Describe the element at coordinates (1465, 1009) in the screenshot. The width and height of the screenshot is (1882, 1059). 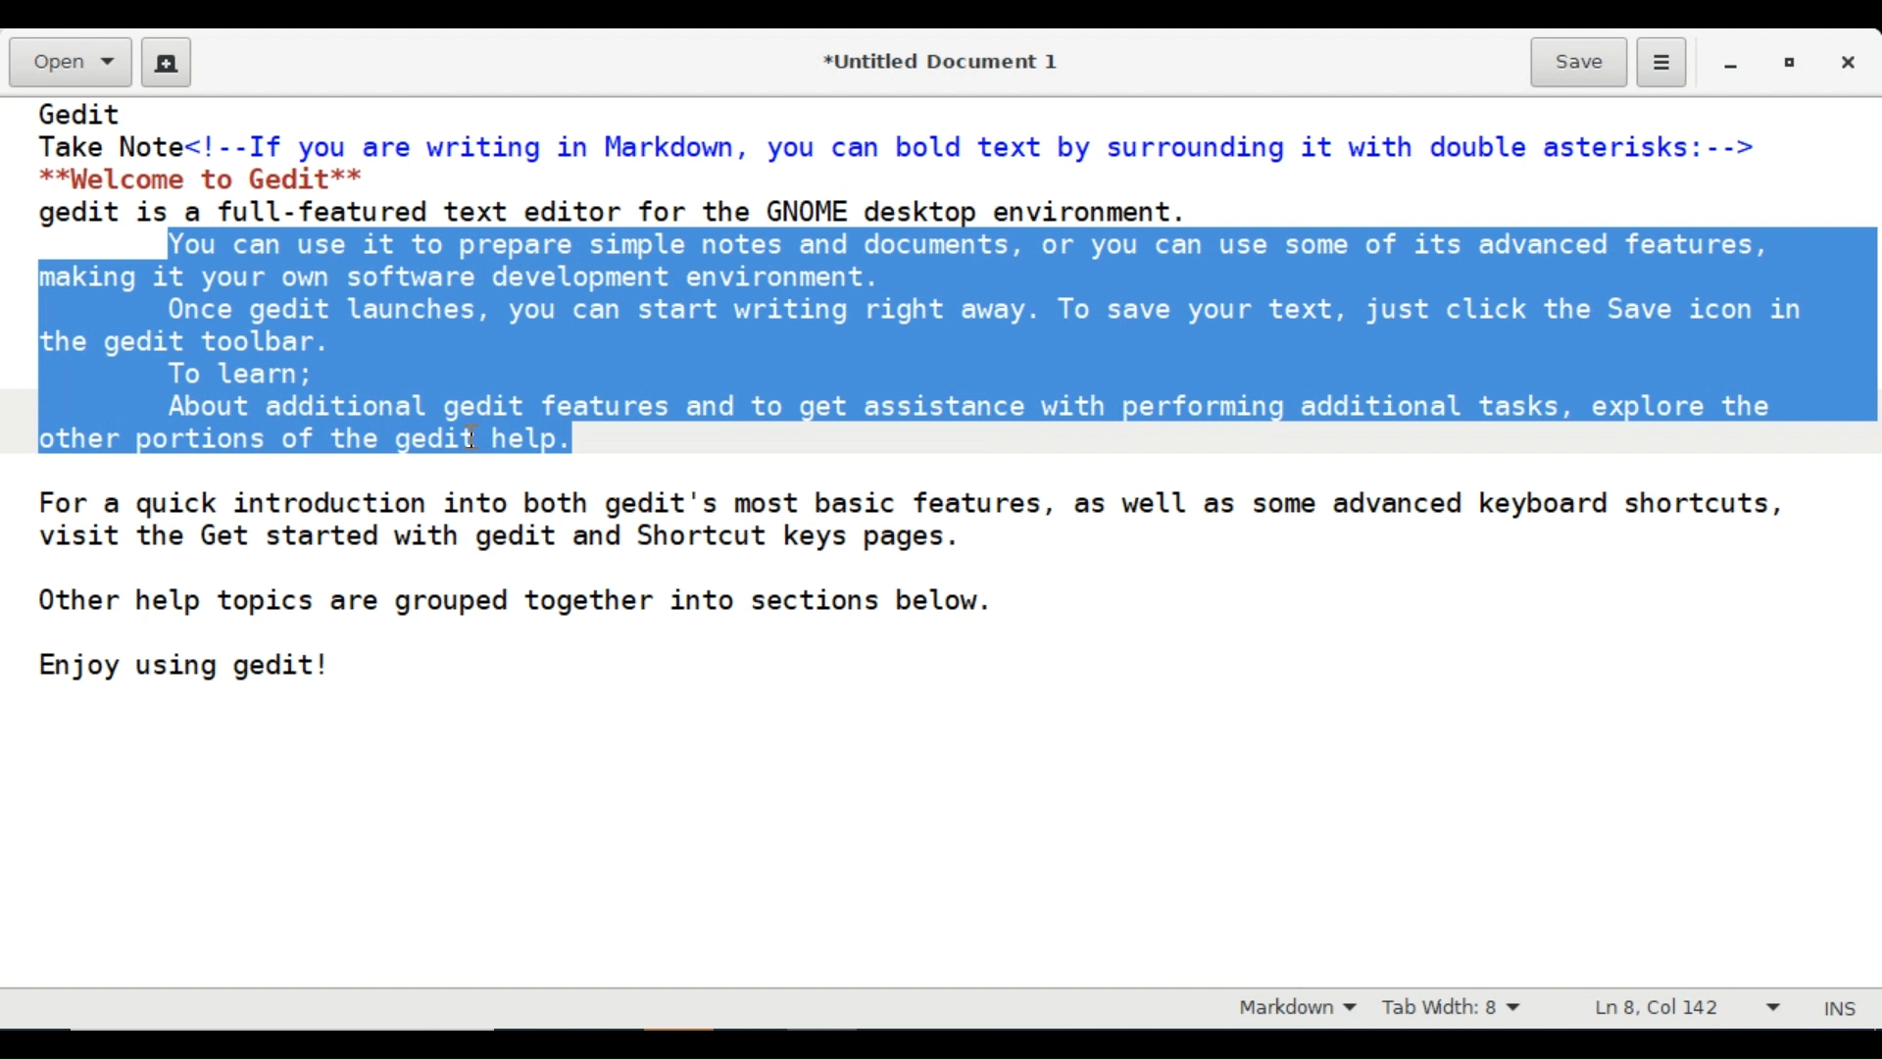
I see `Tab Width` at that location.